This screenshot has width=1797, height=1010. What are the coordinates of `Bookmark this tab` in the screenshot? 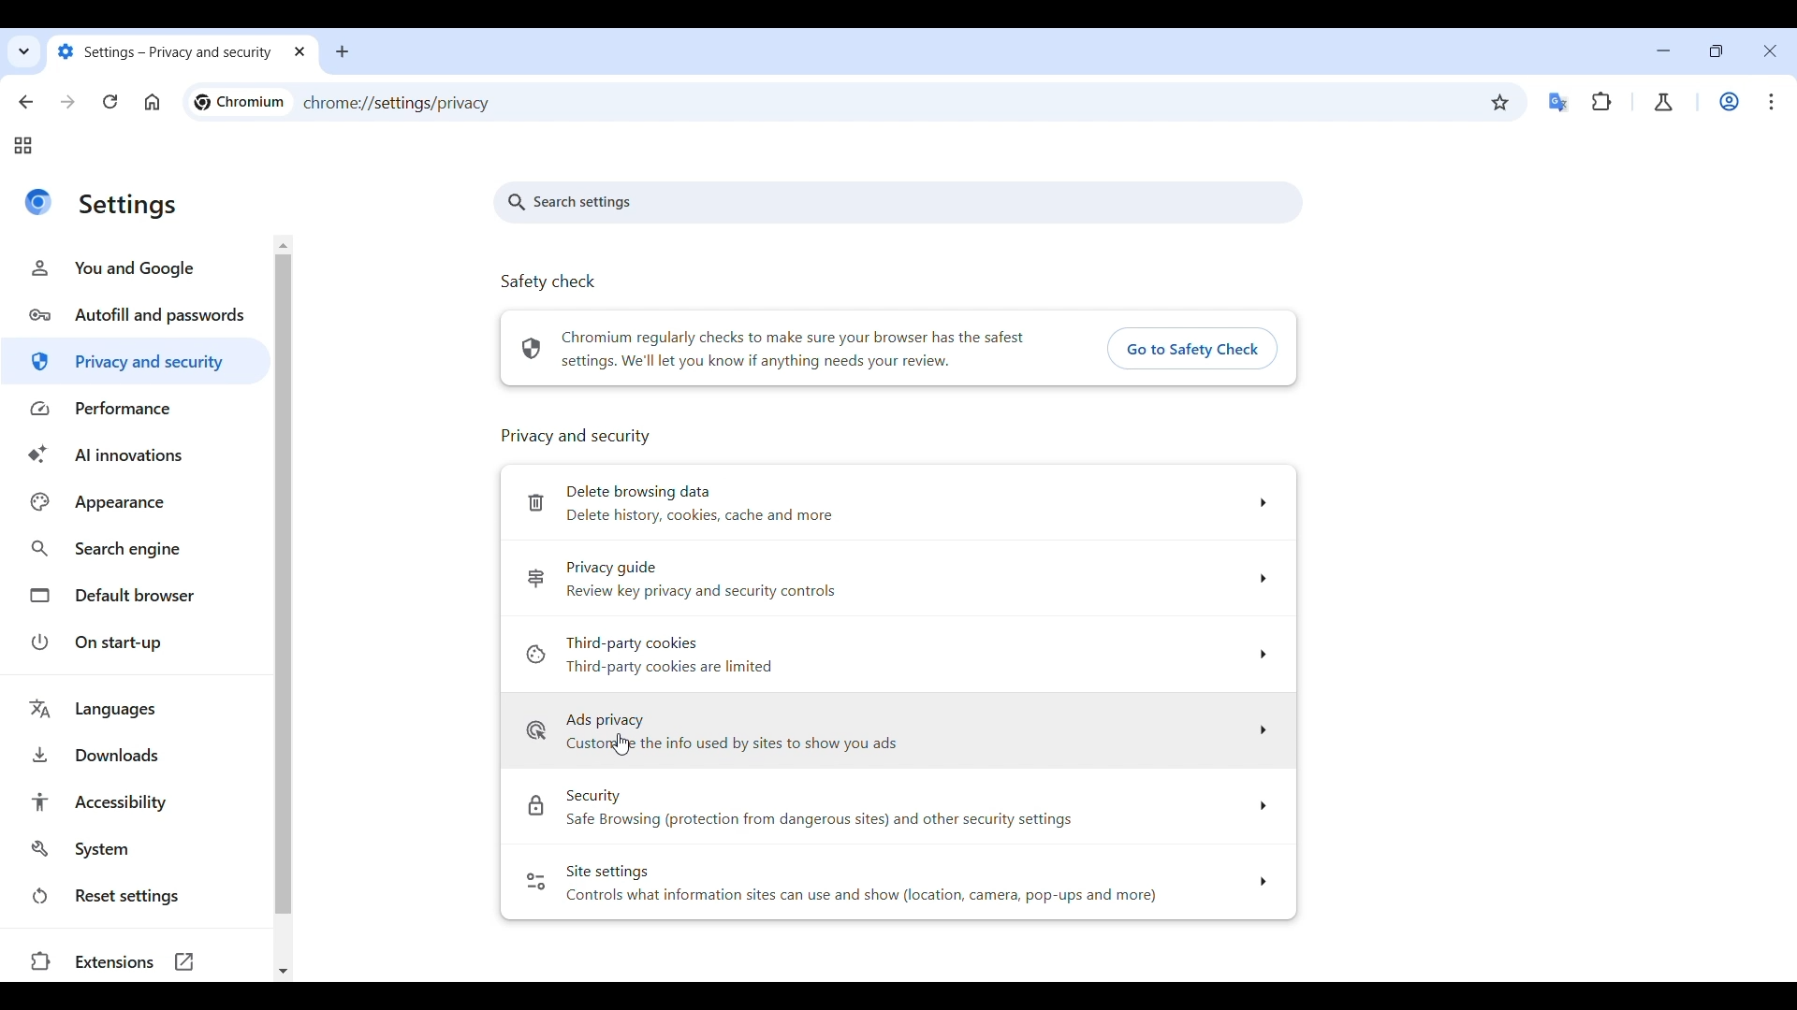 It's located at (1501, 102).